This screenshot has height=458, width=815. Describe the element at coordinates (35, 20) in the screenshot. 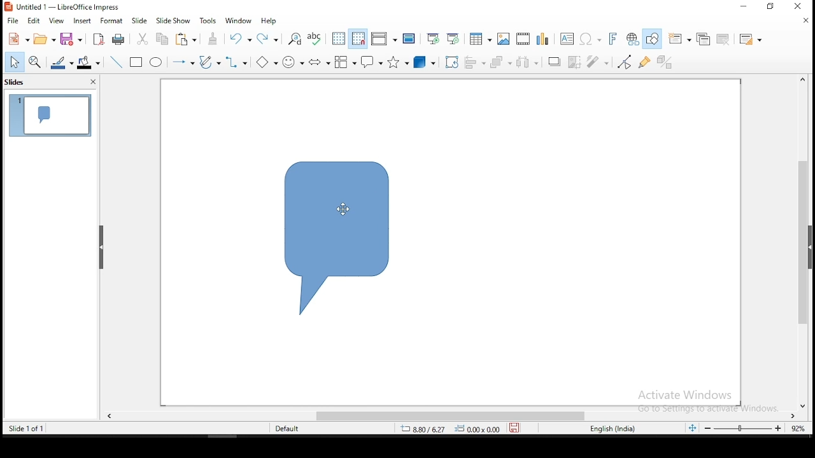

I see `edit` at that location.